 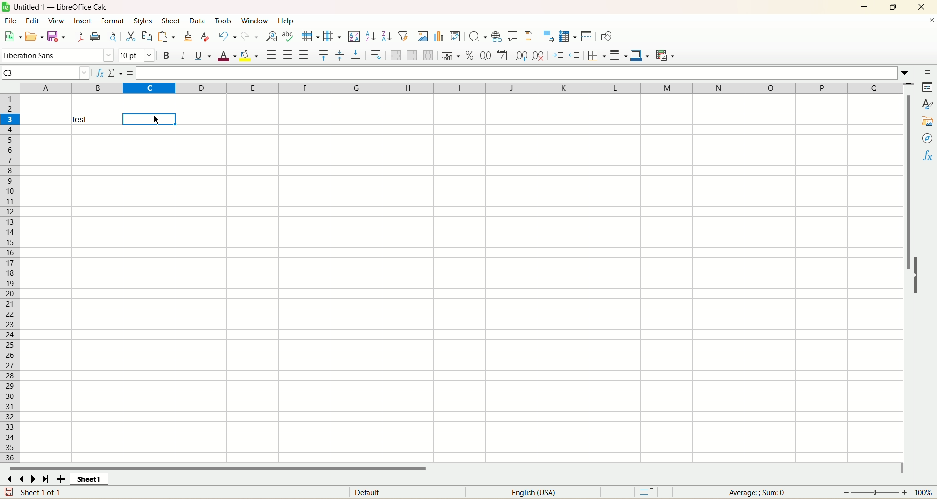 I want to click on show draw functions, so click(x=606, y=36).